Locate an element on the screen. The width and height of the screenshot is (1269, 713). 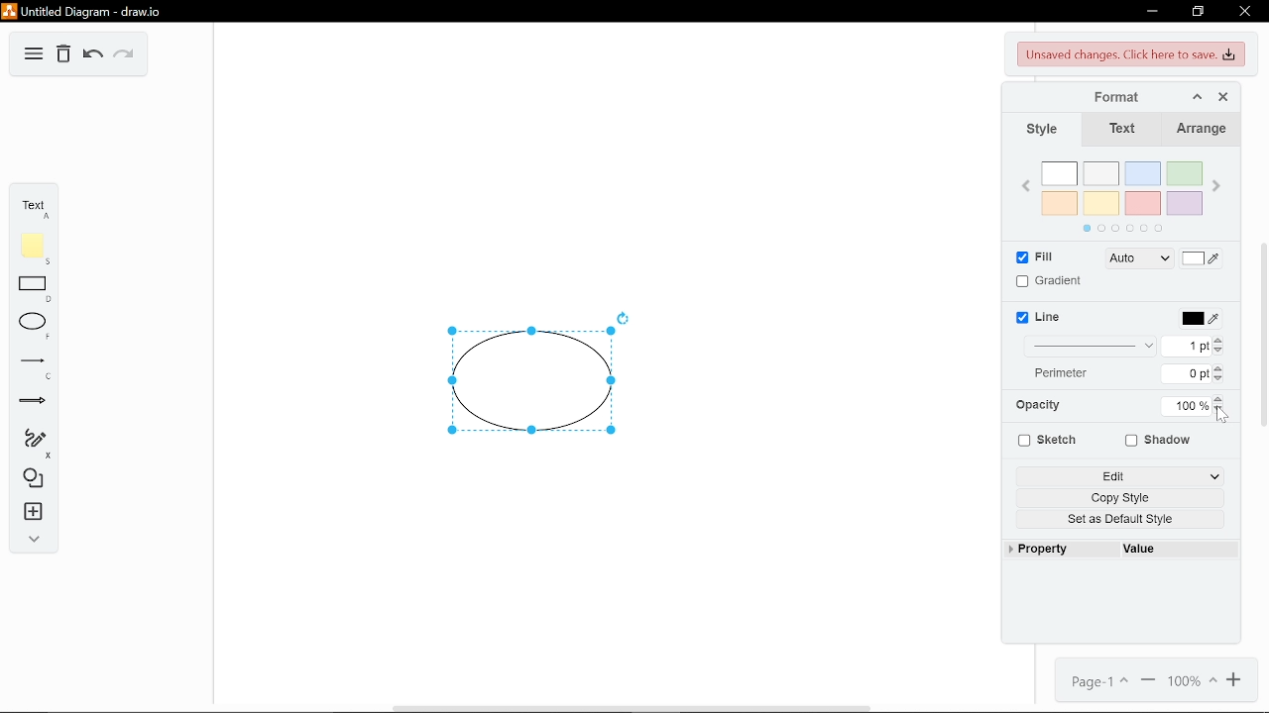
Undo is located at coordinates (93, 55).